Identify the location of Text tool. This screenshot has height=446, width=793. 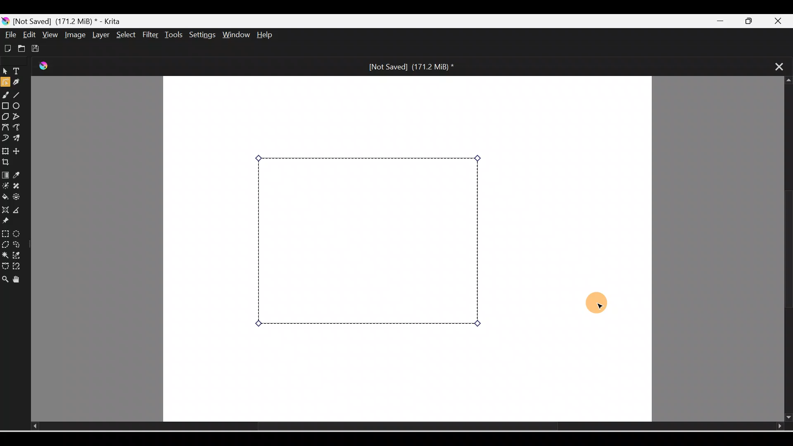
(18, 72).